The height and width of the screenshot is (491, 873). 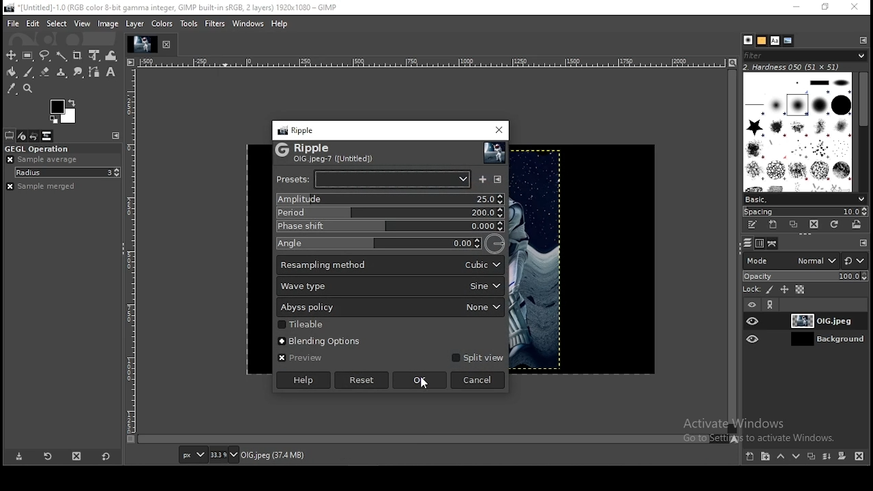 I want to click on create a duplicate of the layer and insert it to the image, so click(x=813, y=456).